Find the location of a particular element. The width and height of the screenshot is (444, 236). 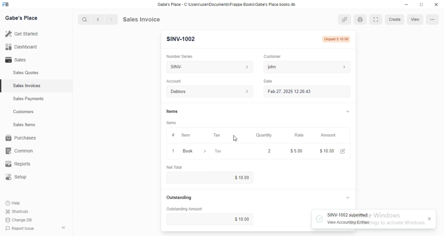

Minimize is located at coordinates (405, 5).